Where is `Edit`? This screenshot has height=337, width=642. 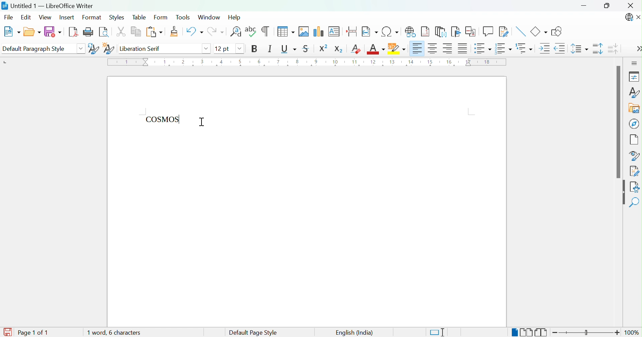 Edit is located at coordinates (26, 17).